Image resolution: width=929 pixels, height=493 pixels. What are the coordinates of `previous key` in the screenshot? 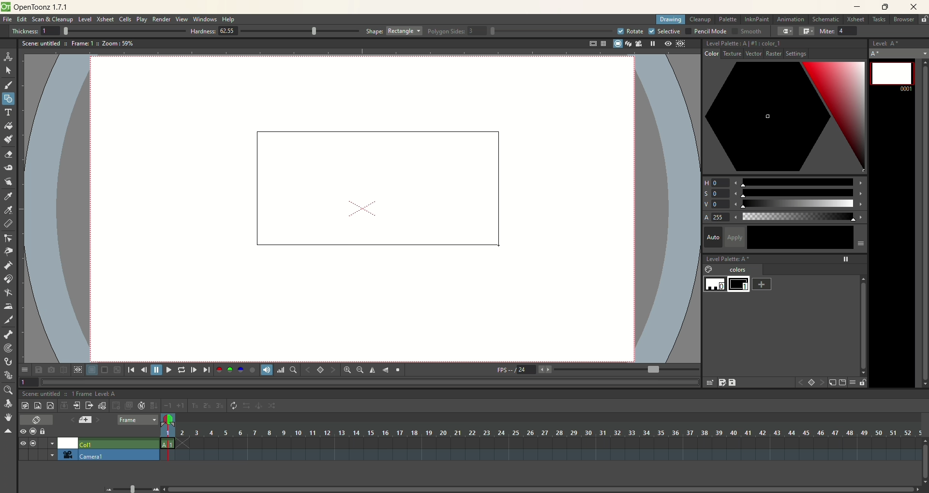 It's located at (308, 370).